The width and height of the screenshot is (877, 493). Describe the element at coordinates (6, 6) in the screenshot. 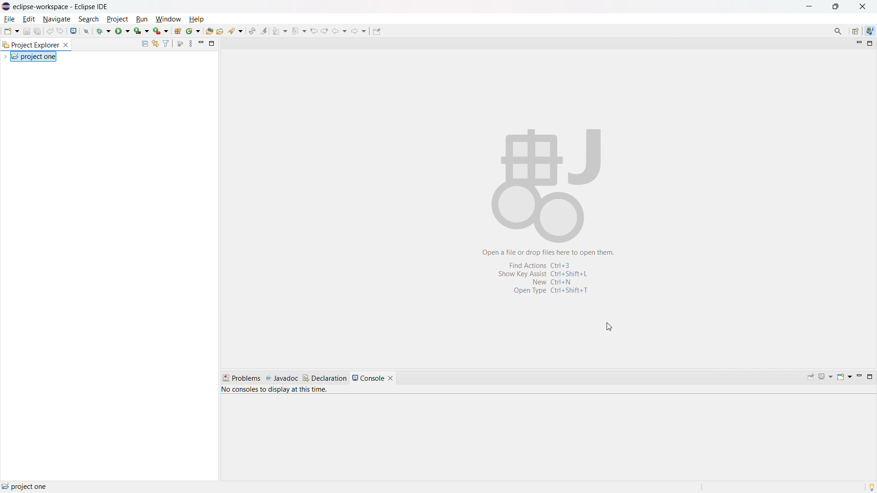

I see `logo` at that location.